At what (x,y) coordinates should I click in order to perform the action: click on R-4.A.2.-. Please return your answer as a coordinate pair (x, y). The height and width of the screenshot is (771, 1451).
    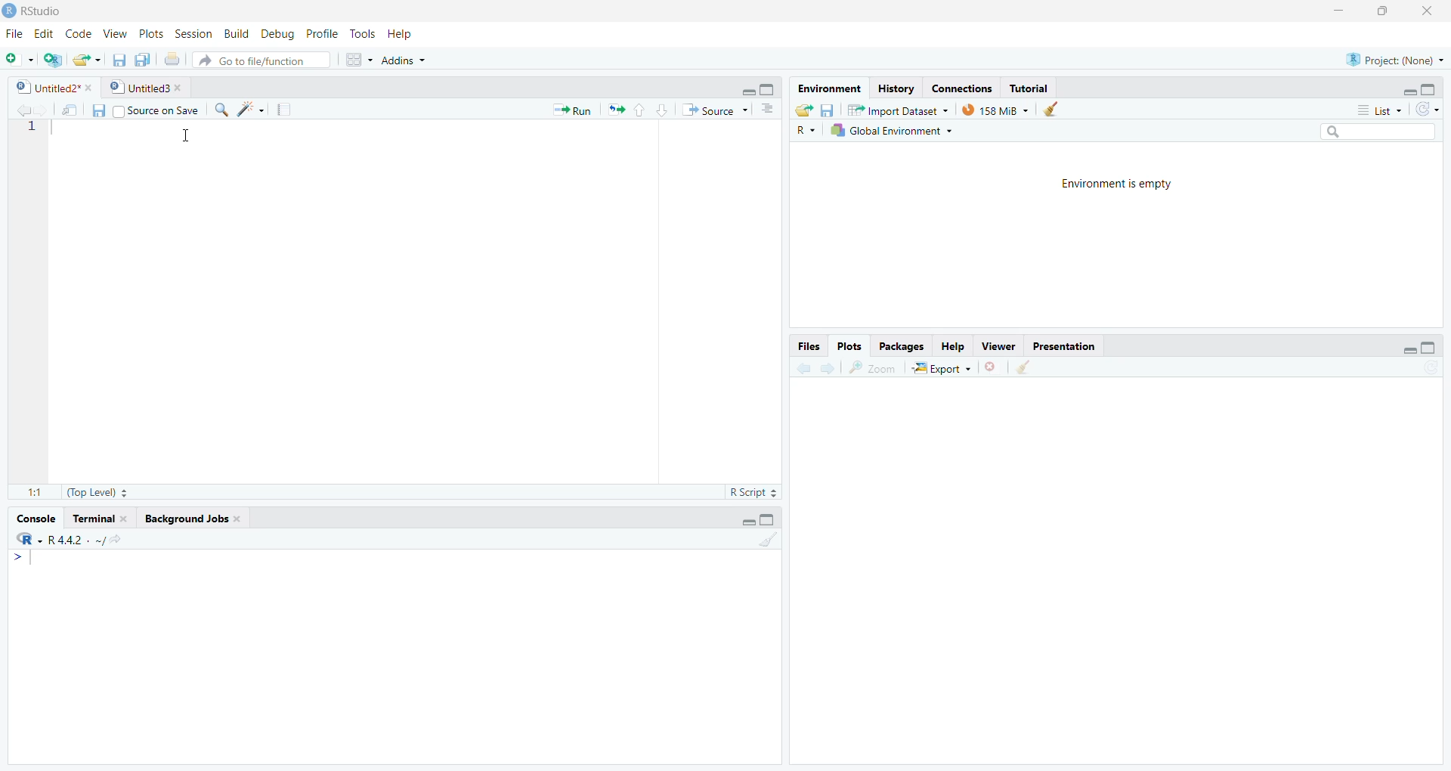
    Looking at the image, I should click on (78, 539).